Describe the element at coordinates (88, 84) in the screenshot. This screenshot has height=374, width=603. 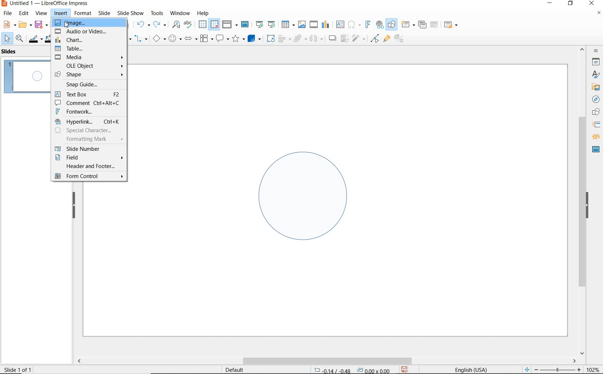
I see `SNAP GUIDE` at that location.